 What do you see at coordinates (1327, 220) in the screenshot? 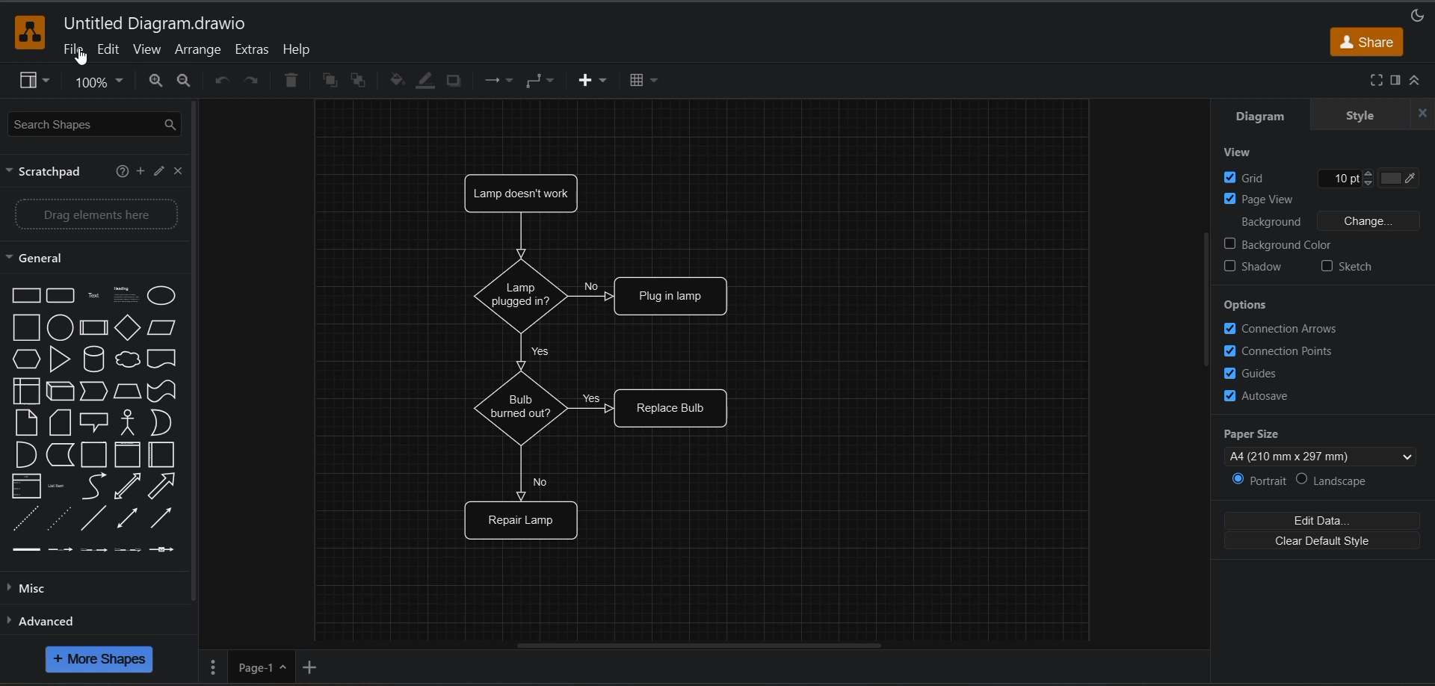
I see `background` at bounding box center [1327, 220].